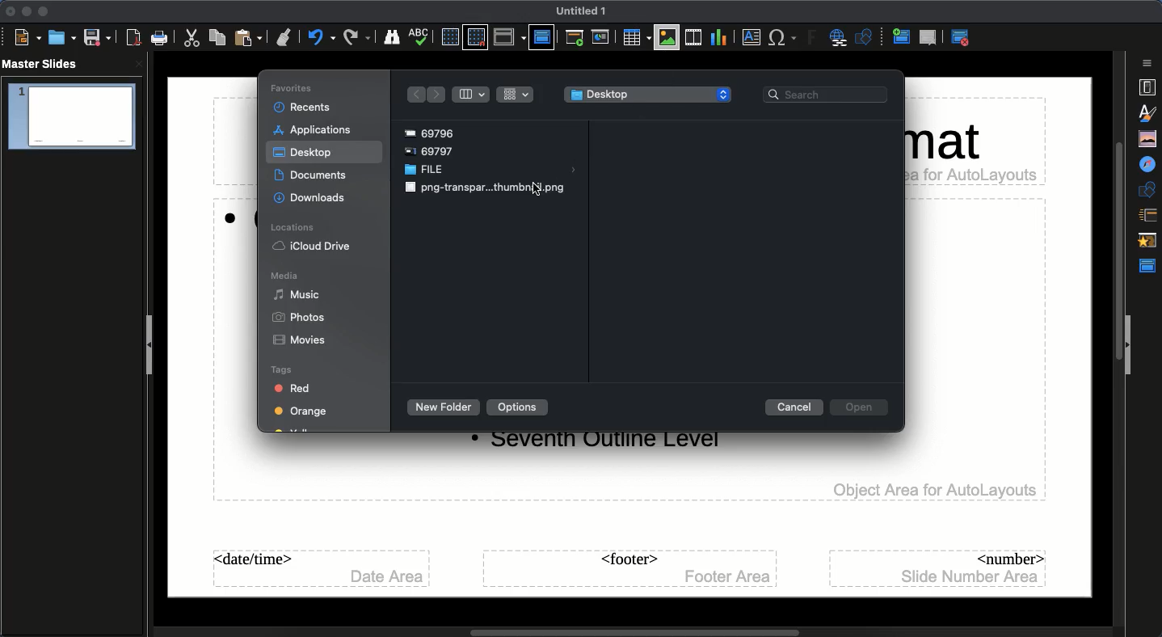 The image size is (1162, 637). Describe the element at coordinates (475, 38) in the screenshot. I see `Snap grid` at that location.